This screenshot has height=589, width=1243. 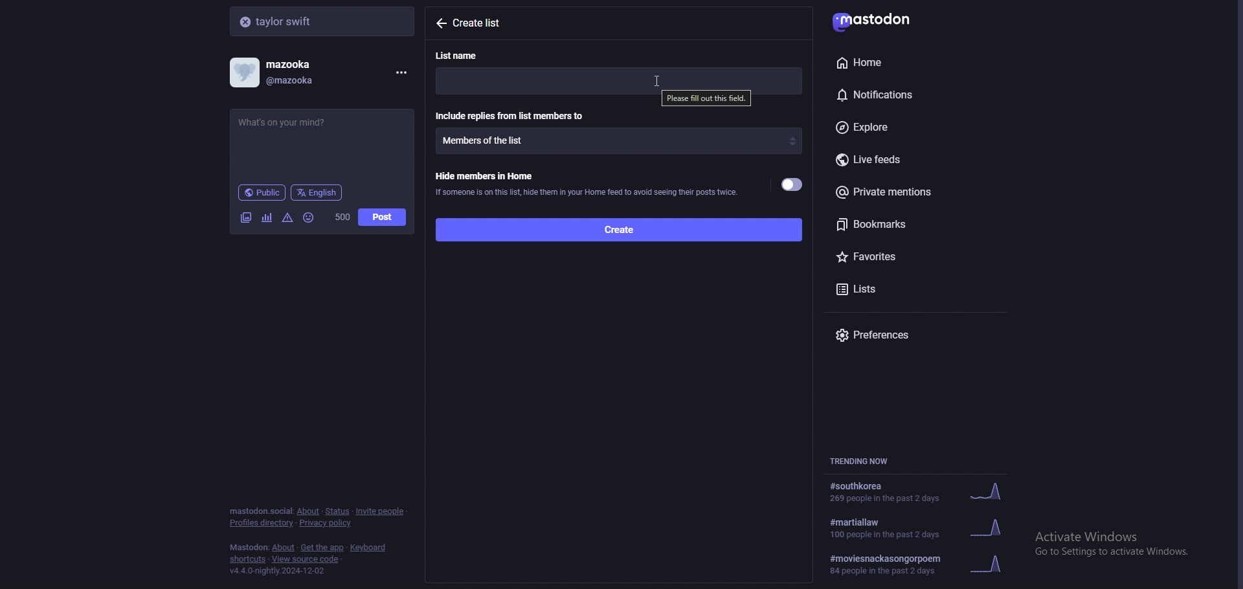 I want to click on notifications, so click(x=902, y=93).